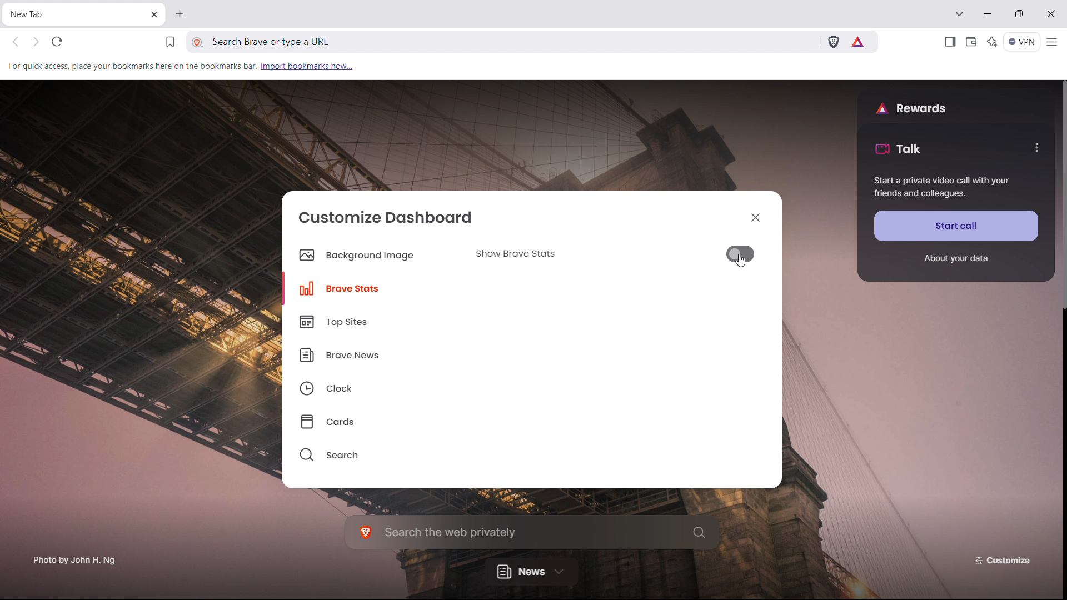 The image size is (1067, 600). Describe the element at coordinates (1053, 42) in the screenshot. I see `customize and control` at that location.